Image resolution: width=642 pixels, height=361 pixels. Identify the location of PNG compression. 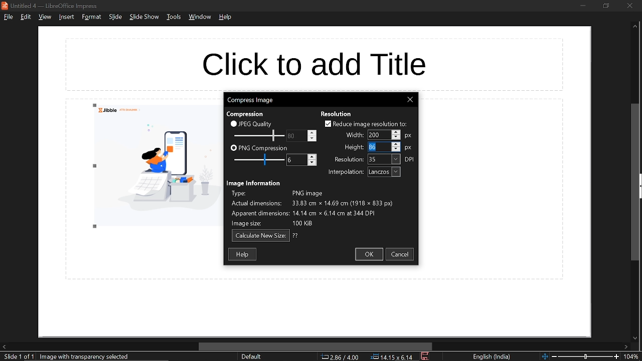
(259, 148).